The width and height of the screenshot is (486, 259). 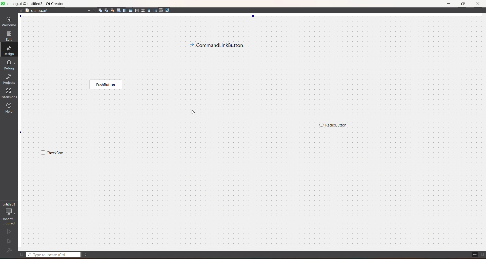 I want to click on menu options, so click(x=86, y=255).